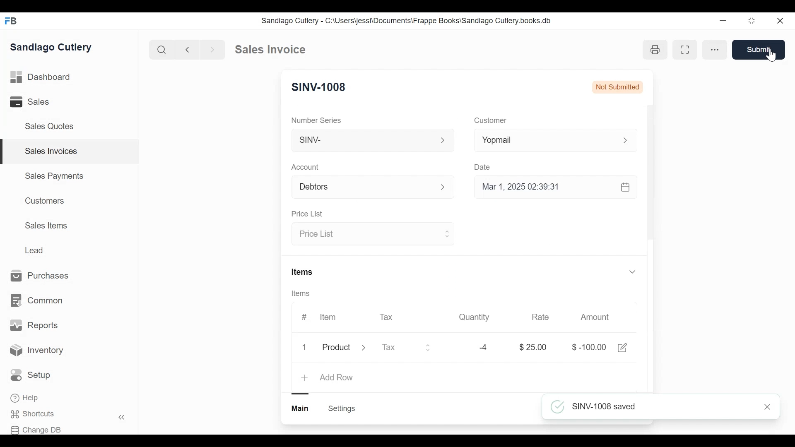 The width and height of the screenshot is (795, 447). What do you see at coordinates (759, 50) in the screenshot?
I see `Submit` at bounding box center [759, 50].